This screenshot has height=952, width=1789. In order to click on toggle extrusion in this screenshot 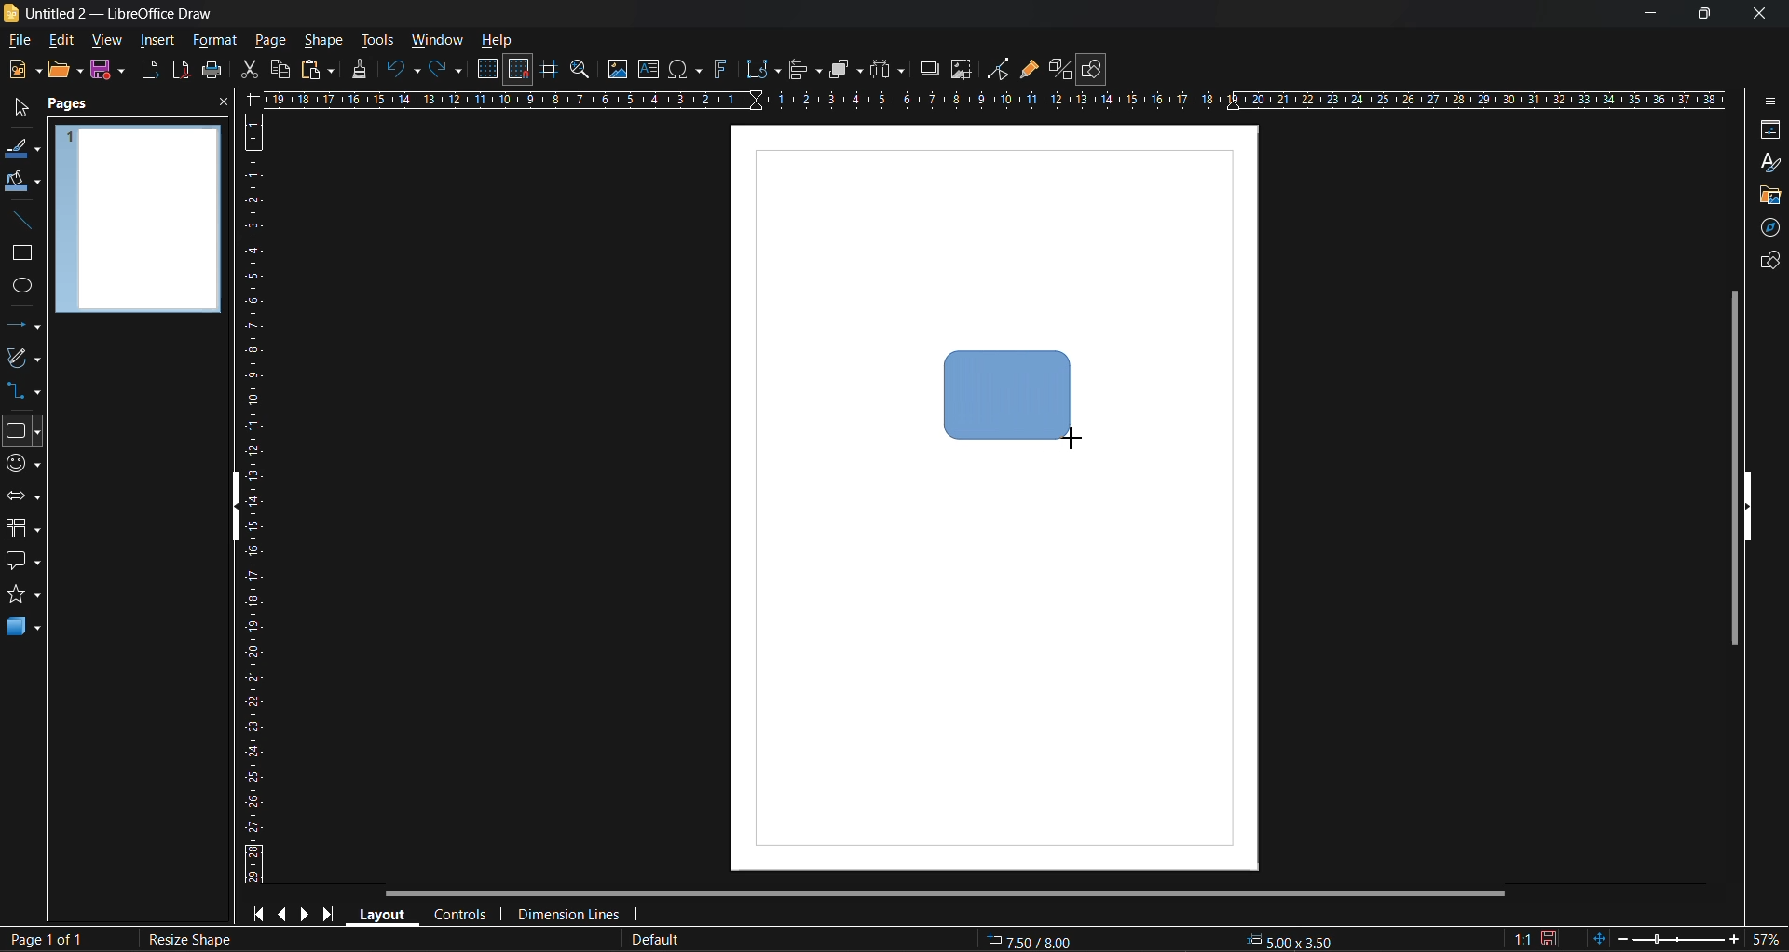, I will do `click(1058, 69)`.